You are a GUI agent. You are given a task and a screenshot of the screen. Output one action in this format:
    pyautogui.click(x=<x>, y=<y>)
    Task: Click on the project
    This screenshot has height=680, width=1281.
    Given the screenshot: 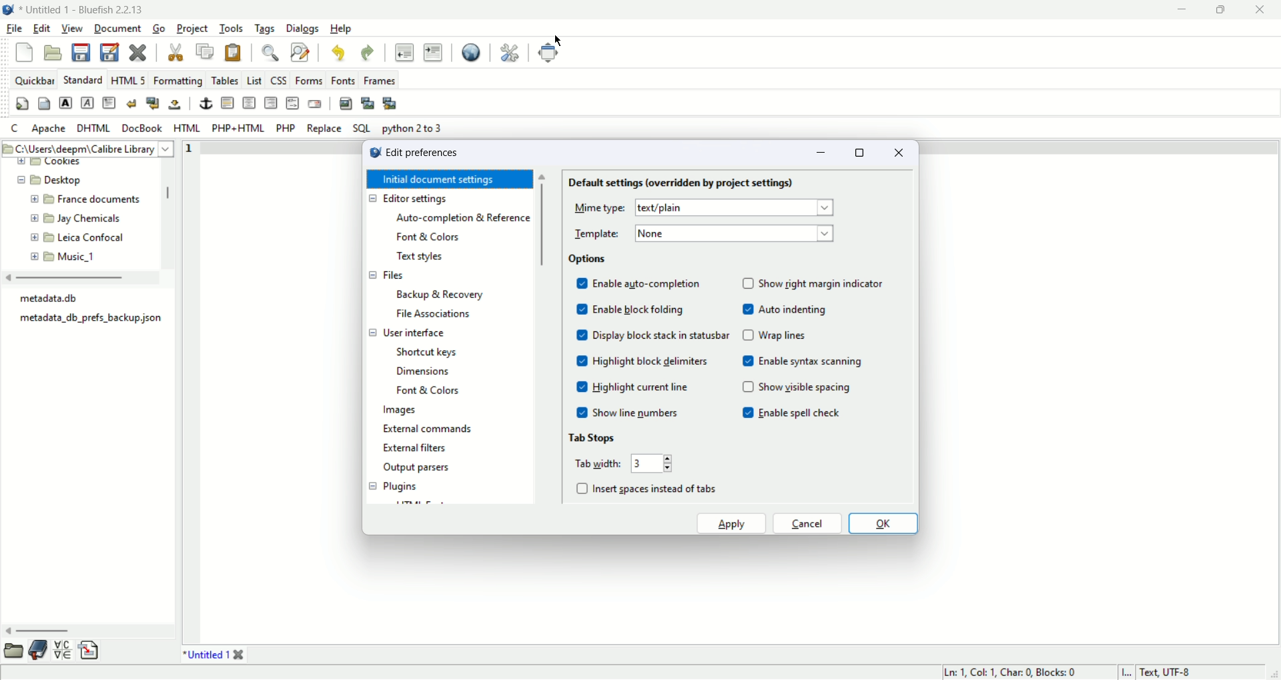 What is the action you would take?
    pyautogui.click(x=193, y=28)
    